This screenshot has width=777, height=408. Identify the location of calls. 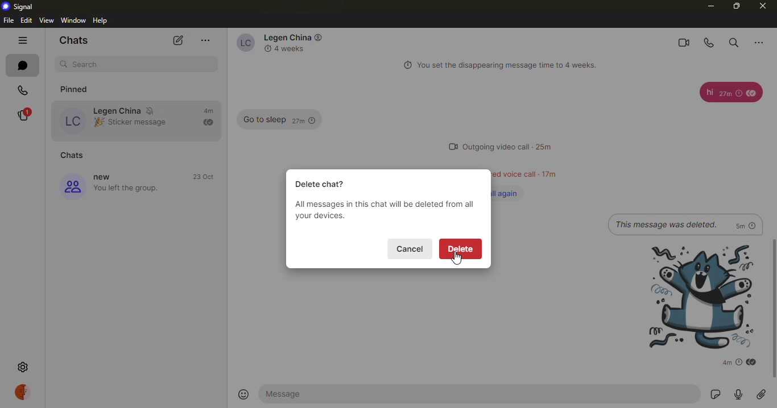
(23, 90).